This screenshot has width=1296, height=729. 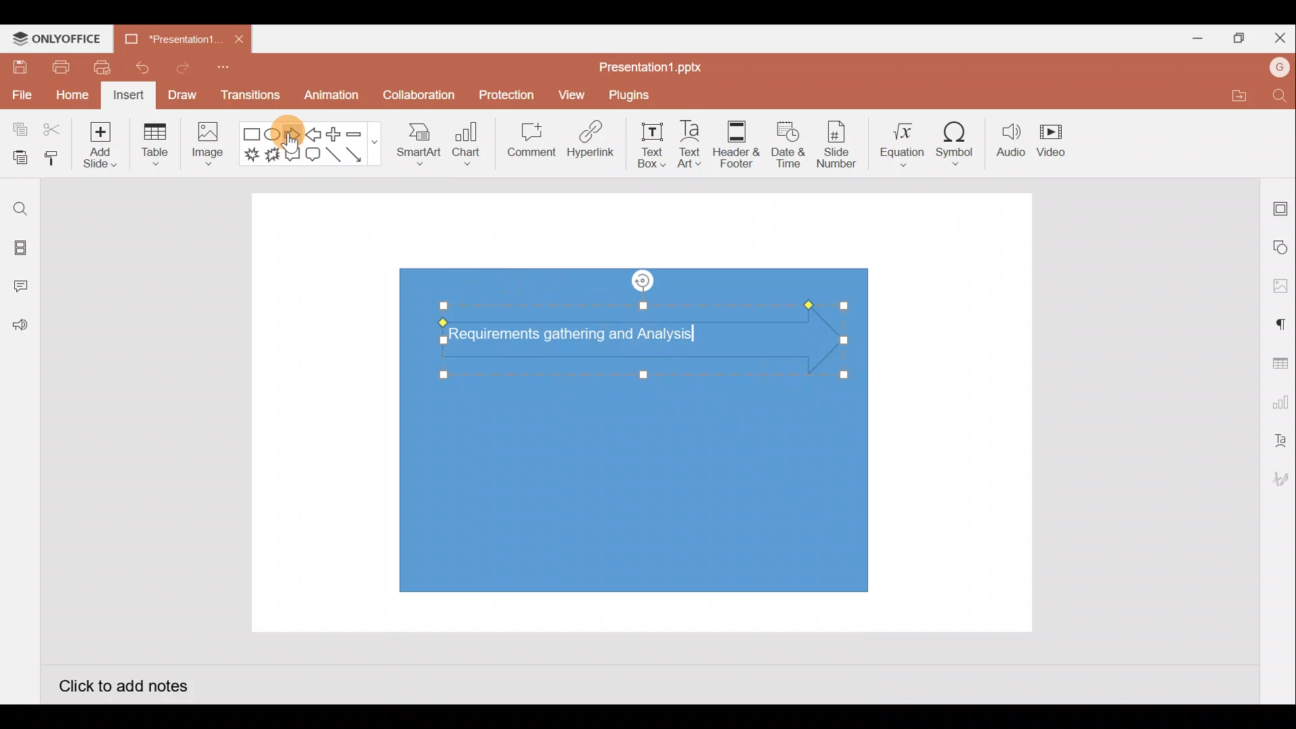 I want to click on Copy style, so click(x=53, y=160).